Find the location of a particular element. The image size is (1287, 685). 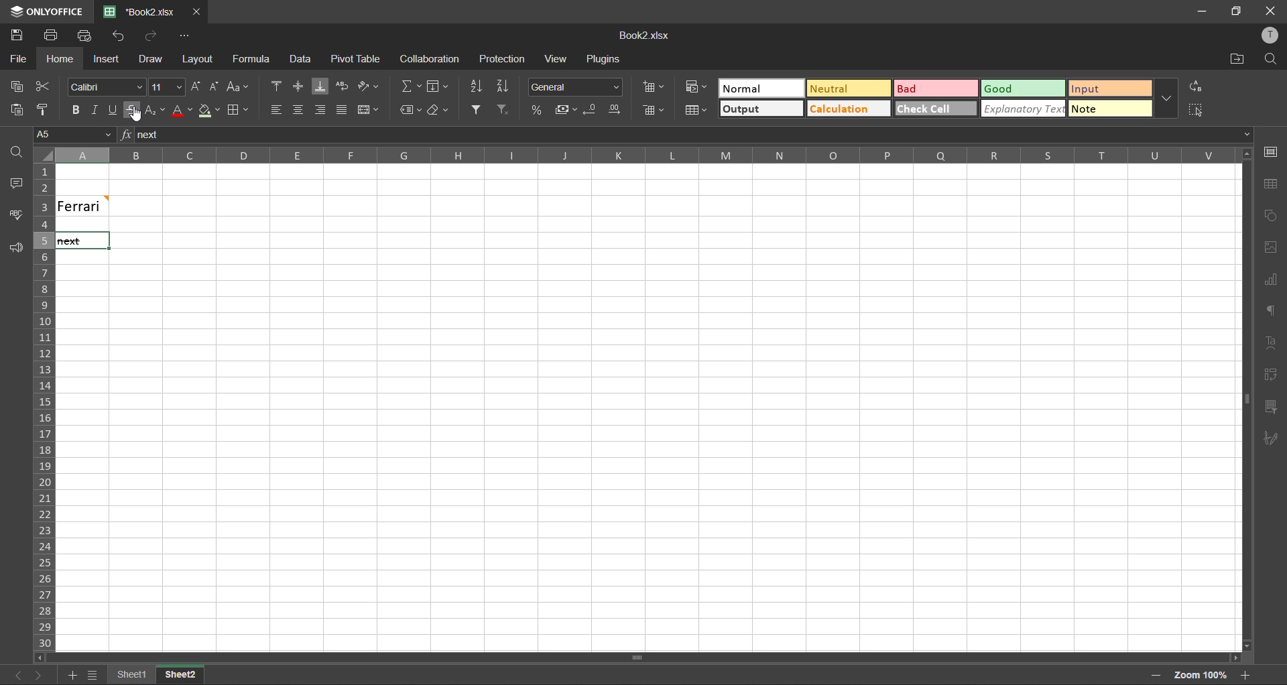

home is located at coordinates (60, 59).